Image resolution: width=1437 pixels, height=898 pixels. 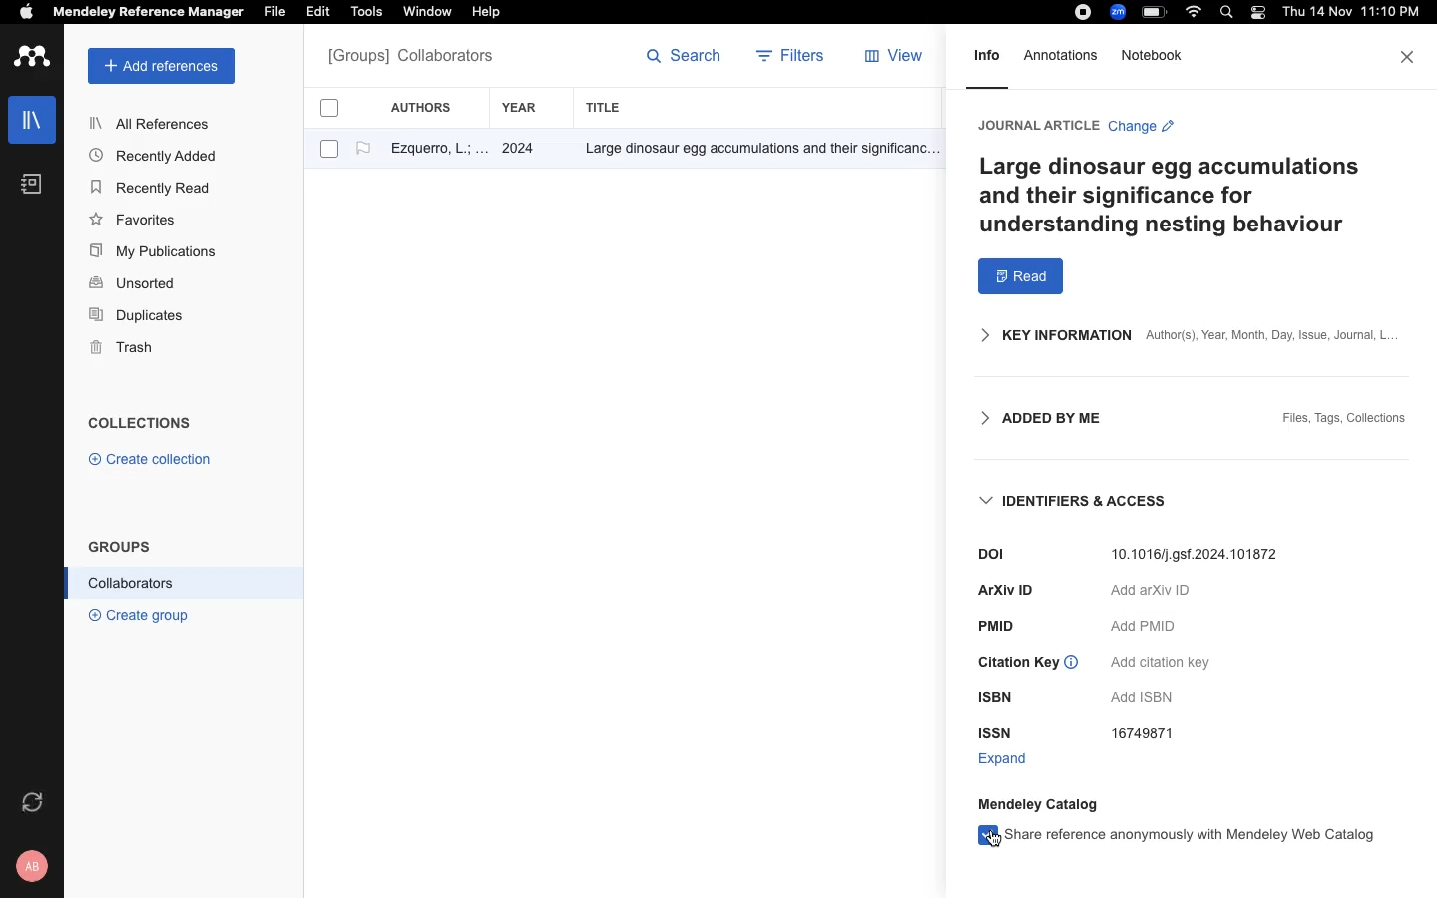 I want to click on “IDENTIFIERS & ACCESS, so click(x=1077, y=502).